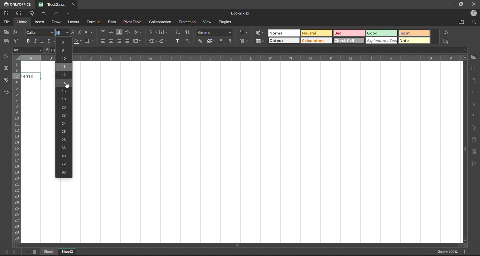  I want to click on 20, so click(63, 108).